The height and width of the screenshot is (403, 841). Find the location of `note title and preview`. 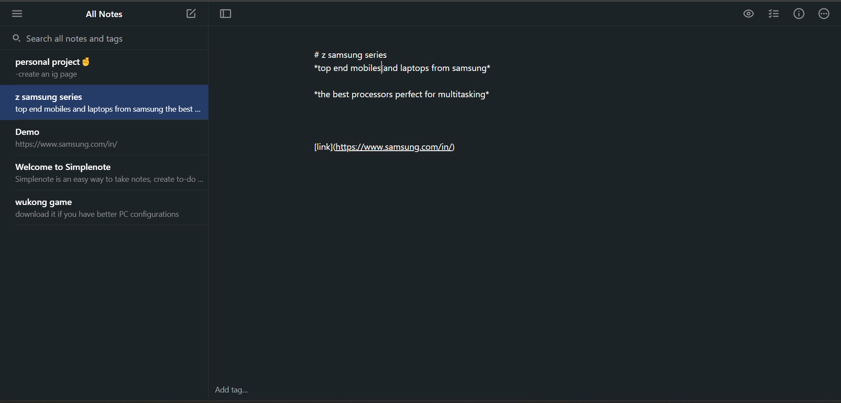

note title and preview is located at coordinates (95, 67).